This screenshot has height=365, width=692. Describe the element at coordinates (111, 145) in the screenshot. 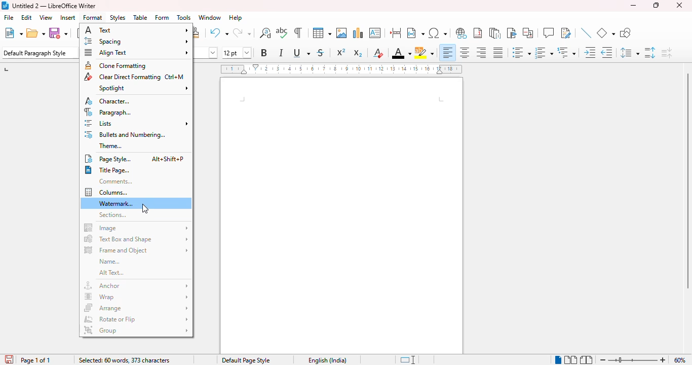

I see `theme` at that location.